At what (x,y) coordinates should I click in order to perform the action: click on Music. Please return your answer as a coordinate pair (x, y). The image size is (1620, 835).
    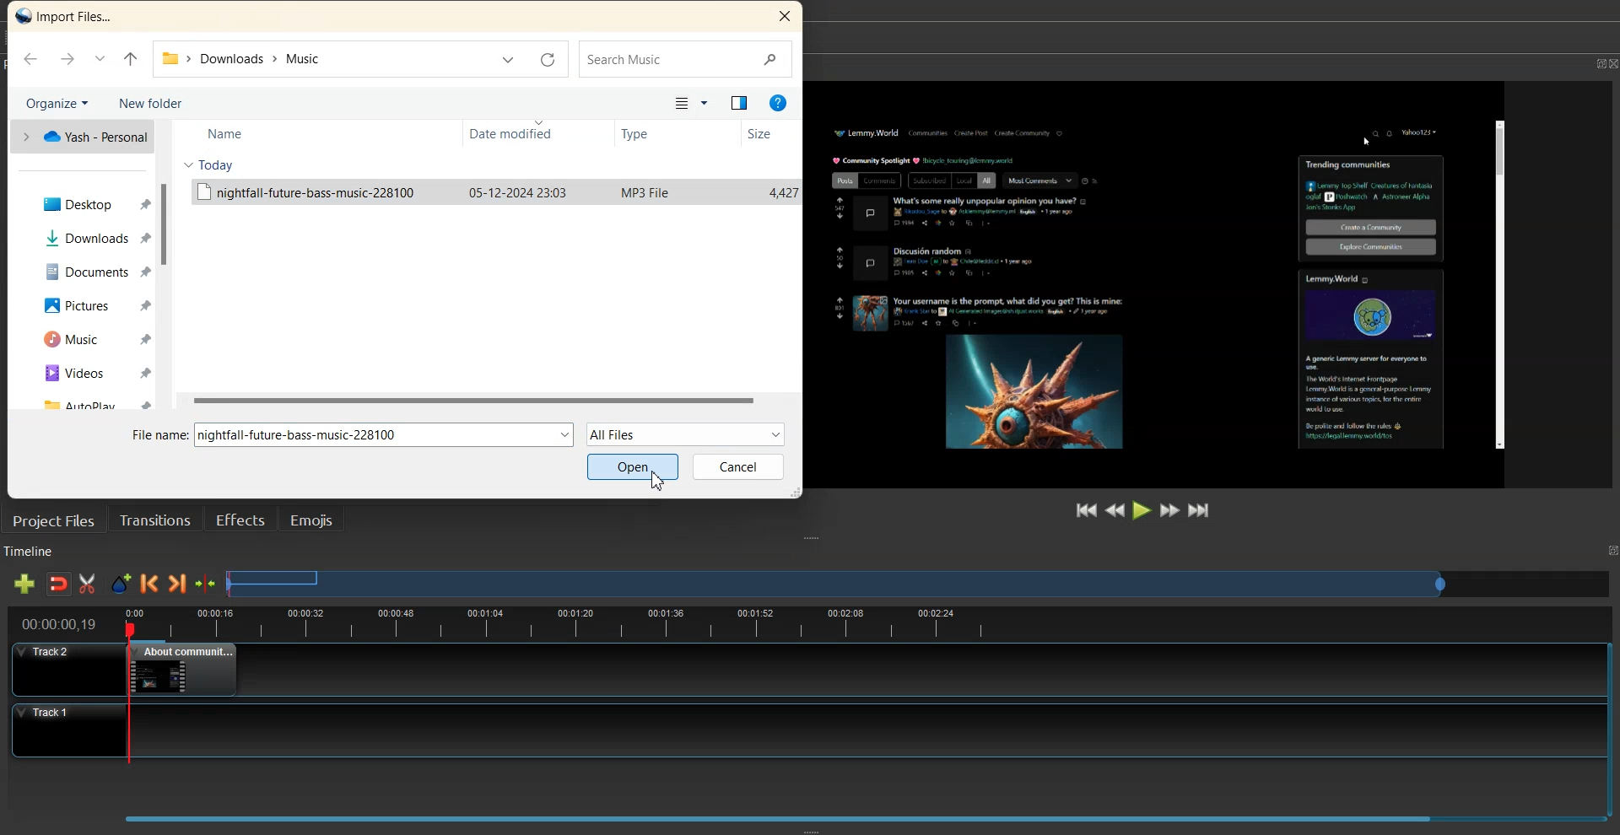
    Looking at the image, I should click on (79, 341).